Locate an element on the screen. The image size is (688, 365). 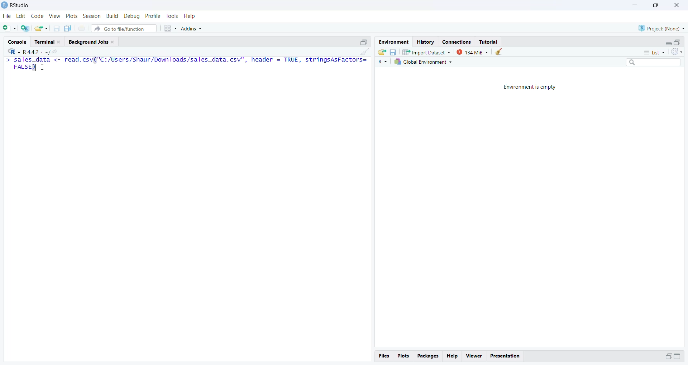
viewer is located at coordinates (475, 355).